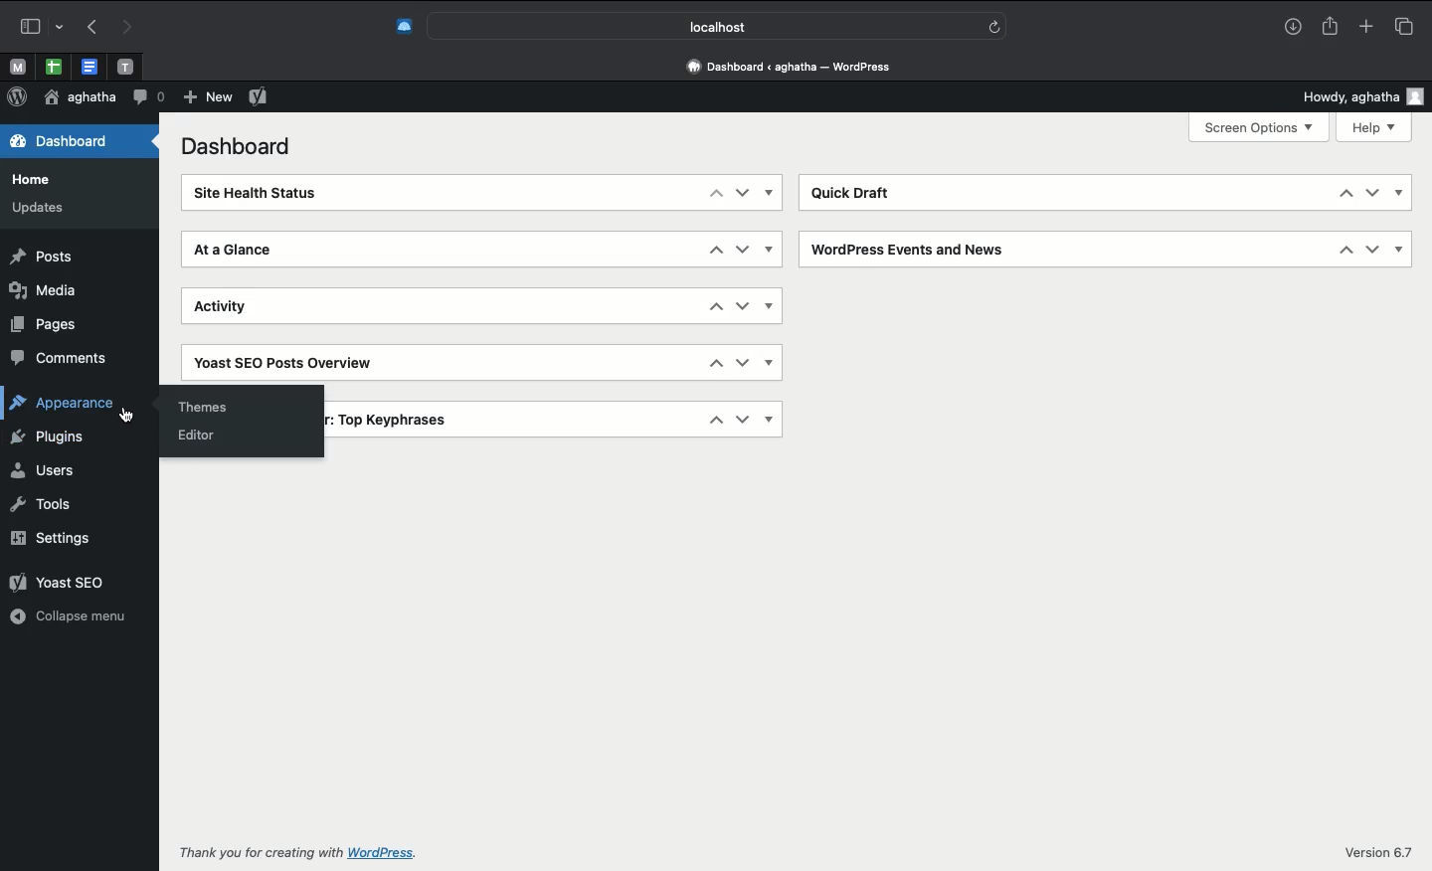  What do you see at coordinates (1259, 126) in the screenshot?
I see `Screen options` at bounding box center [1259, 126].